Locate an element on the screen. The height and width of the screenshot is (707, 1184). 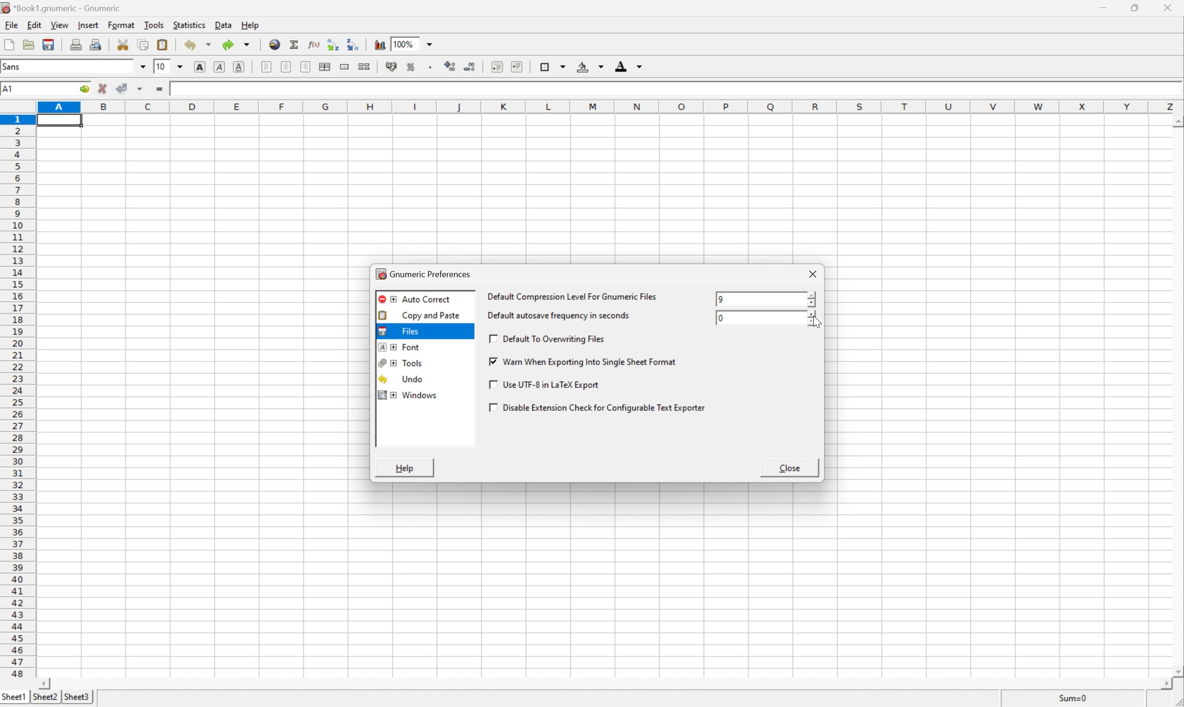
Sort the selected region in descending order based on the first column selected is located at coordinates (353, 44).